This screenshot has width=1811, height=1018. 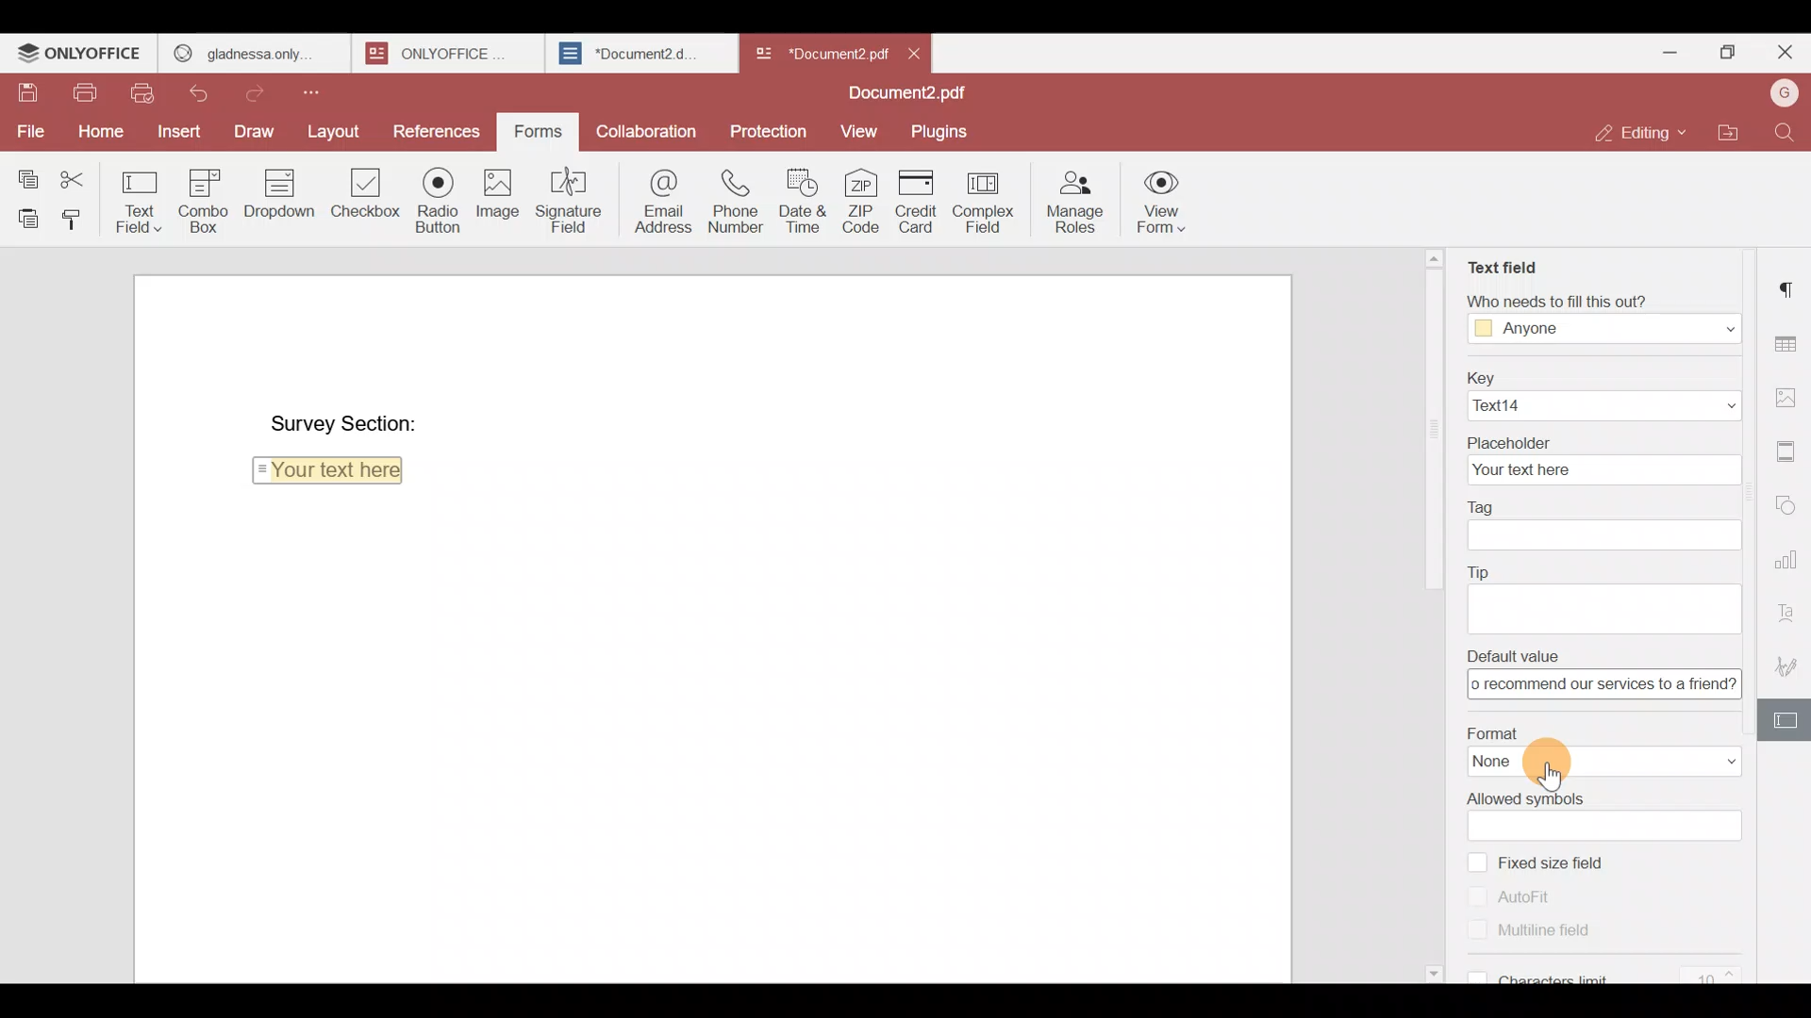 I want to click on Anyone, so click(x=1603, y=330).